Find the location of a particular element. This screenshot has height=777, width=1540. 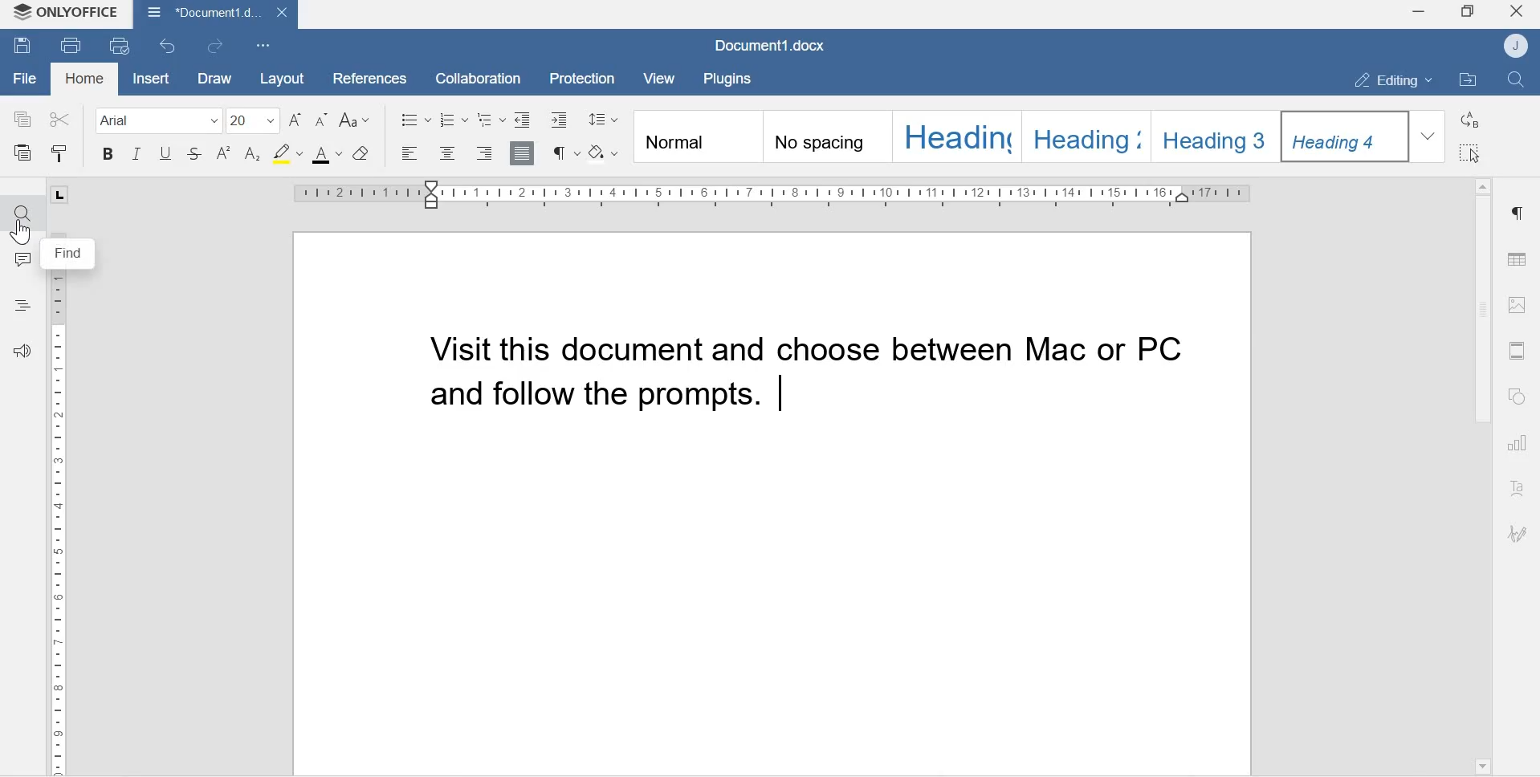

Onlyoffice is located at coordinates (67, 14).